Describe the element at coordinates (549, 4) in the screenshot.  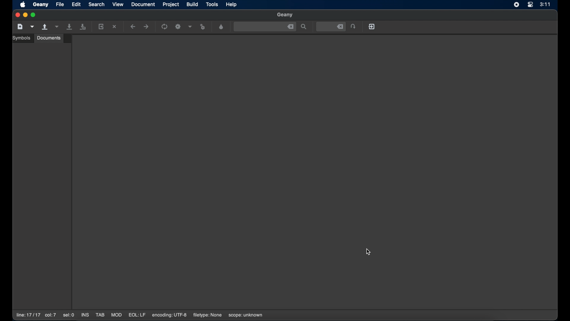
I see `3:11` at that location.